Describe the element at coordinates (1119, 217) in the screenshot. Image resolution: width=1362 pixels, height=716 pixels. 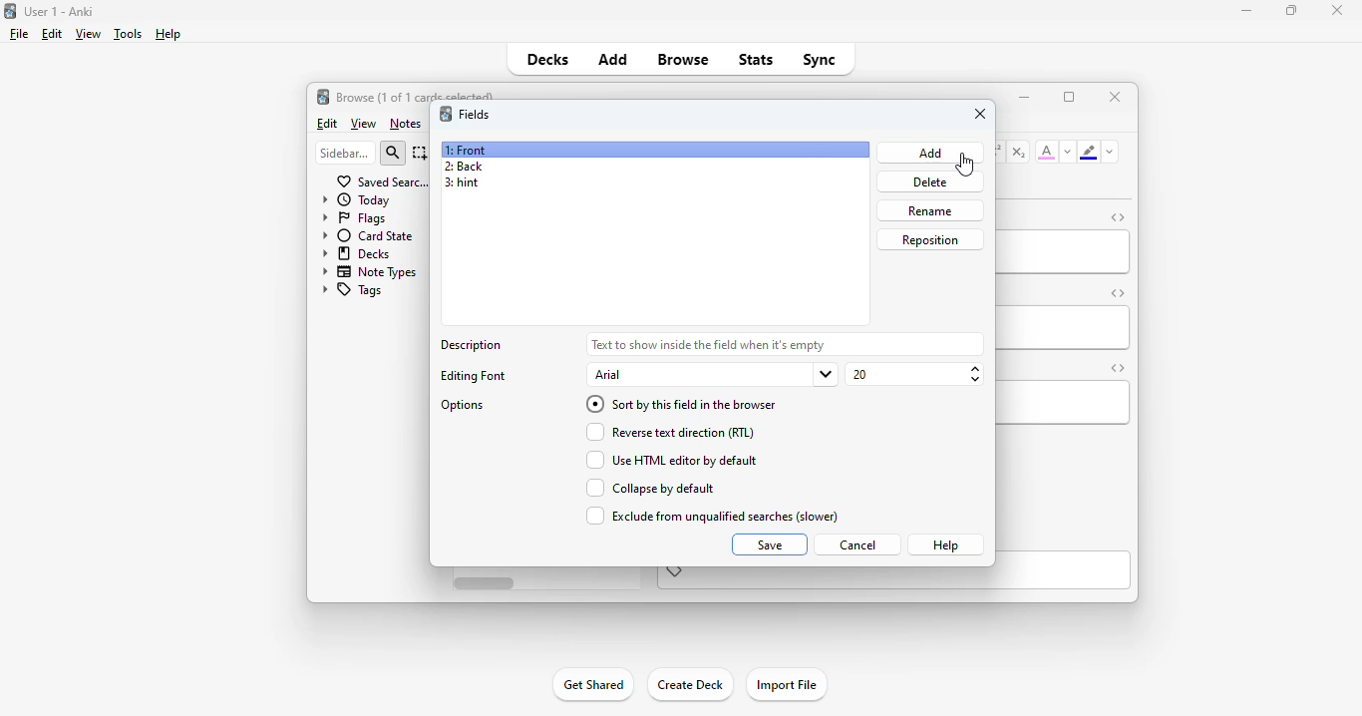
I see `toggle HTML editor` at that location.